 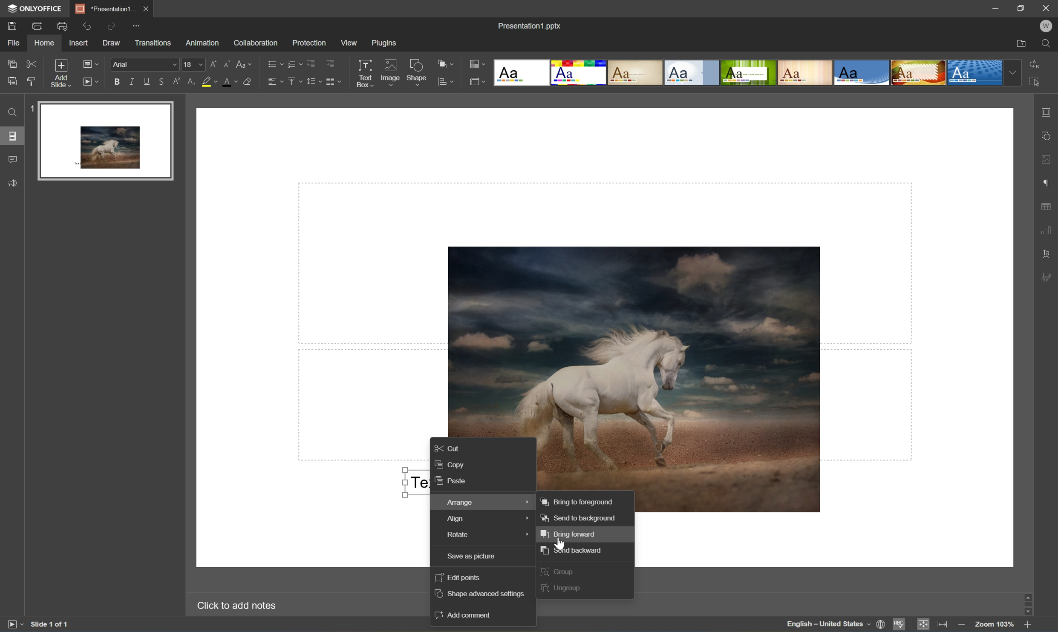 I want to click on Change color theme, so click(x=478, y=64).